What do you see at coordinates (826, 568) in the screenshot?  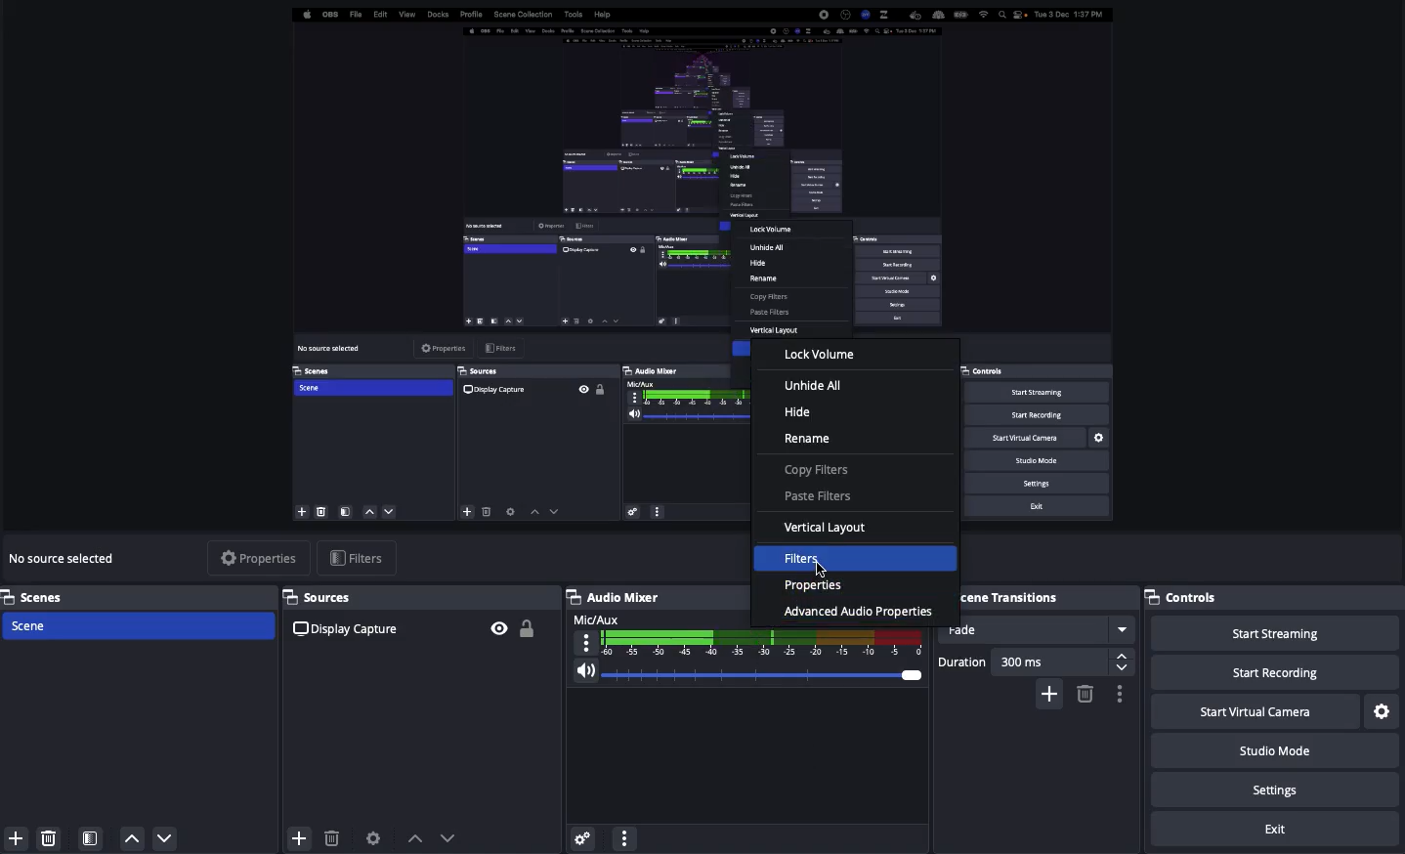 I see `Cursor` at bounding box center [826, 568].